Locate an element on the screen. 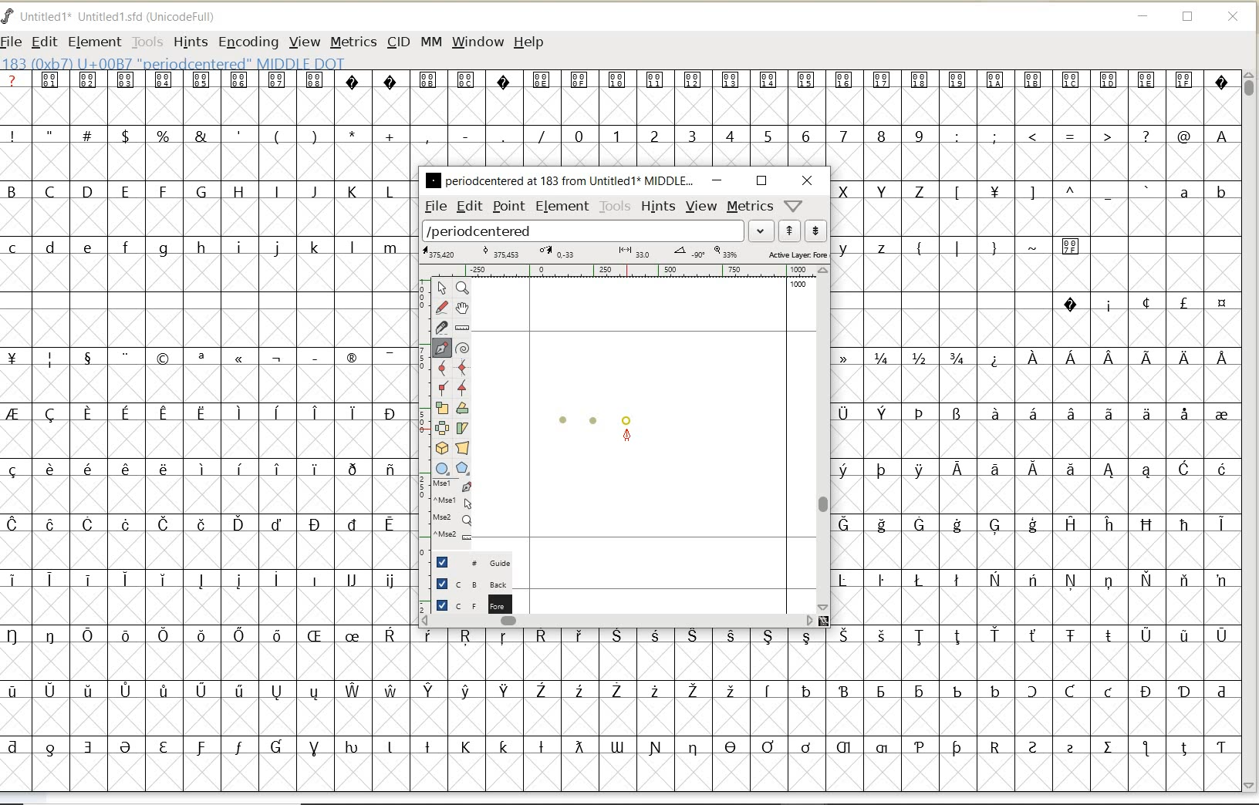  CID is located at coordinates (398, 44).